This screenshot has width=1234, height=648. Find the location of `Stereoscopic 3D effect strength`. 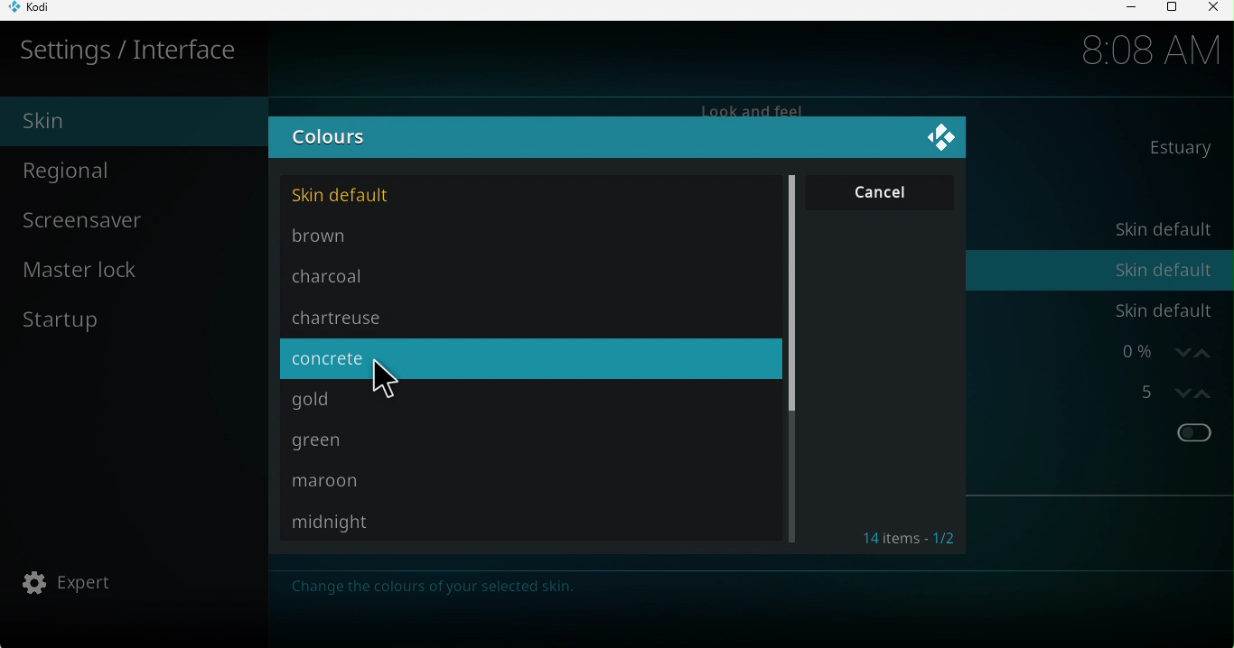

Stereoscopic 3D effect strength is located at coordinates (1098, 393).